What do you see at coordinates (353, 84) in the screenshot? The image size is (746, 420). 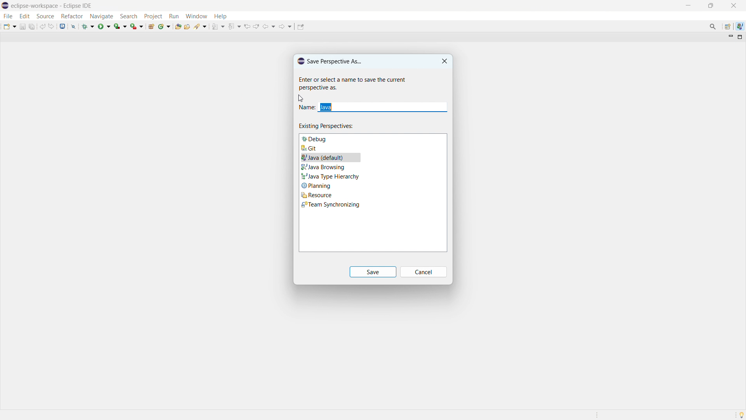 I see `Help tip` at bounding box center [353, 84].